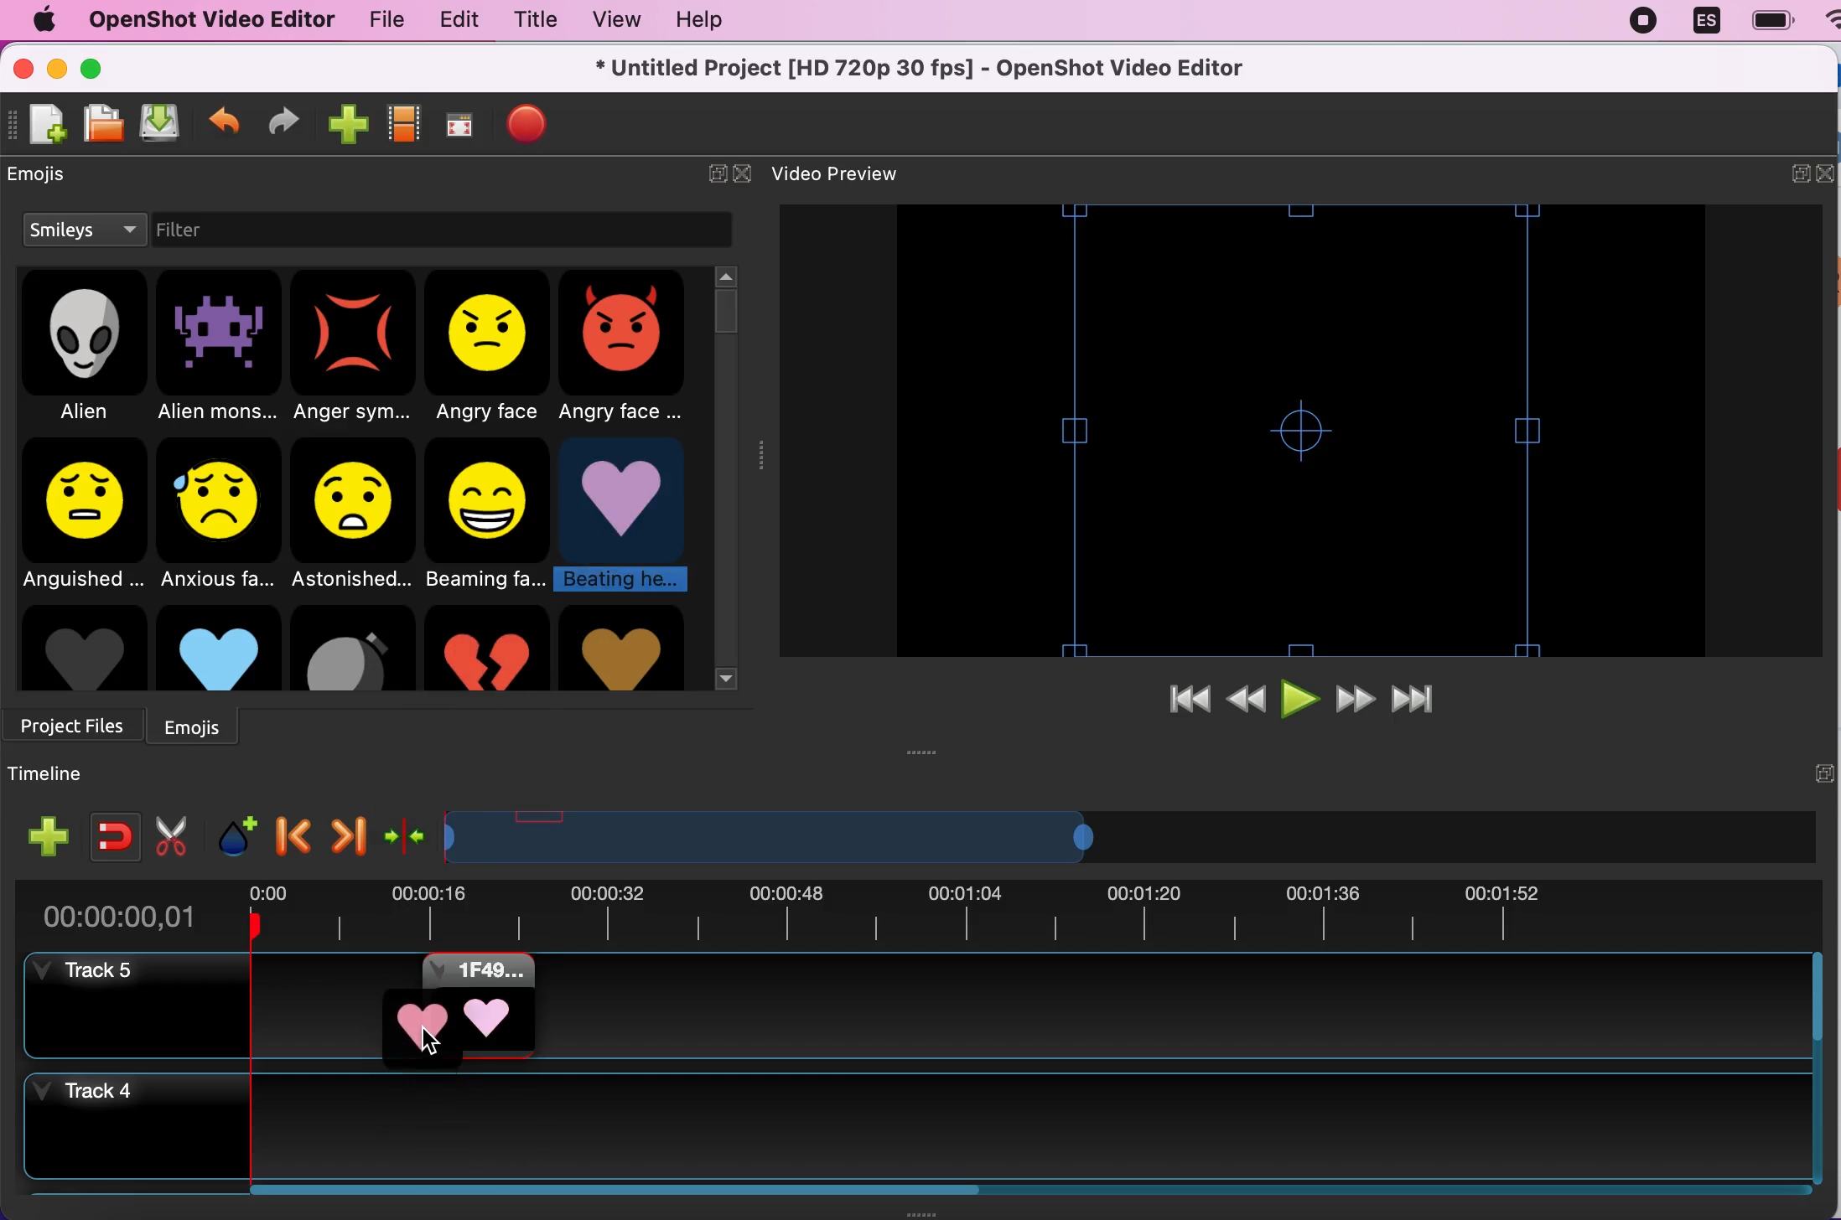 The height and width of the screenshot is (1220, 1841). What do you see at coordinates (1301, 696) in the screenshot?
I see `play` at bounding box center [1301, 696].